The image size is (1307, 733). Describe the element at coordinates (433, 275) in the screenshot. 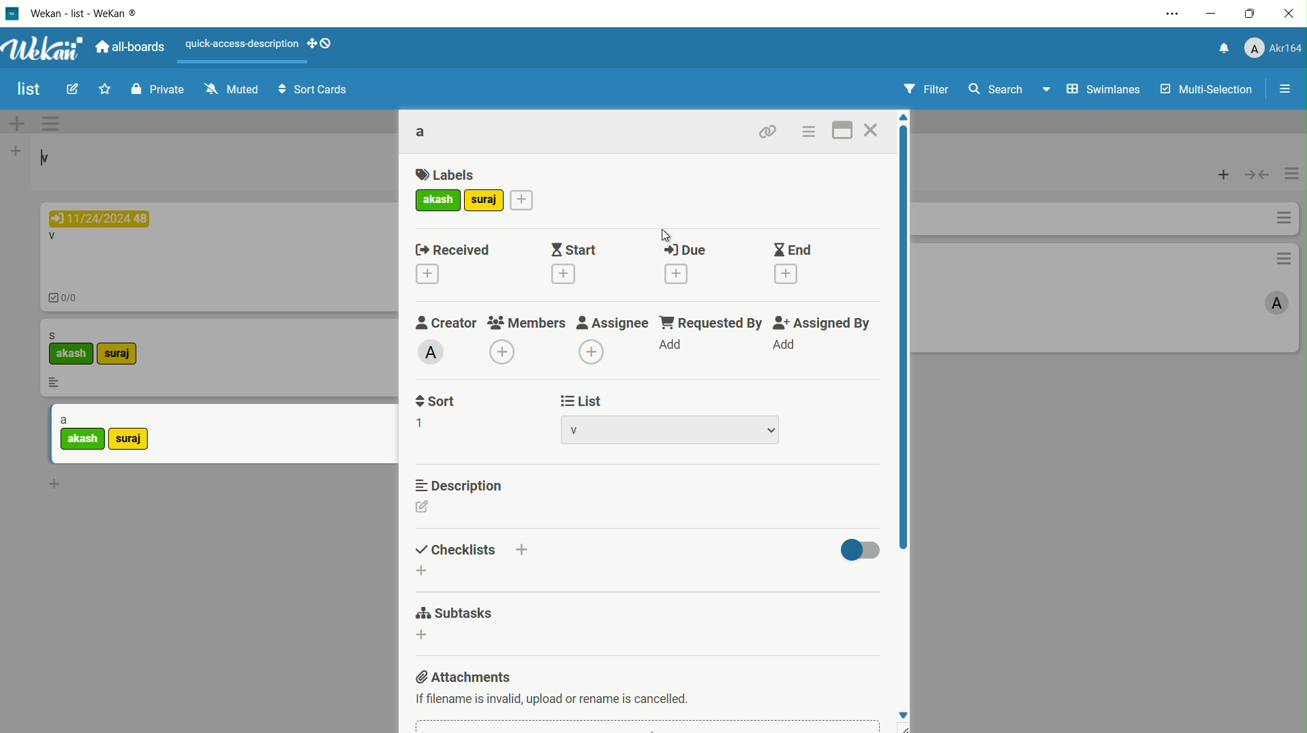

I see `label1` at that location.